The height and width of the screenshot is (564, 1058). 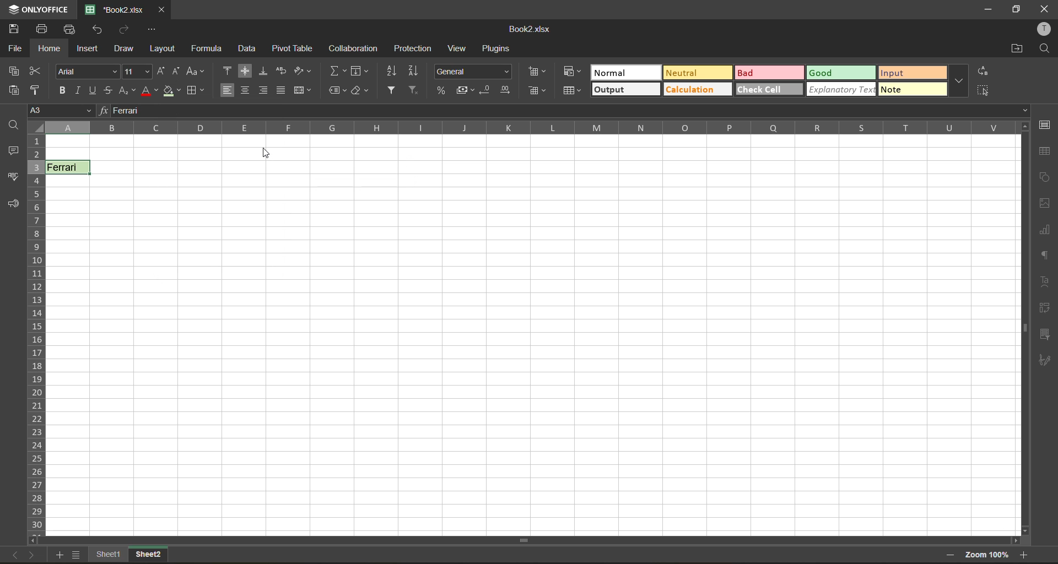 I want to click on Horizonal Scrollbar, so click(x=525, y=539).